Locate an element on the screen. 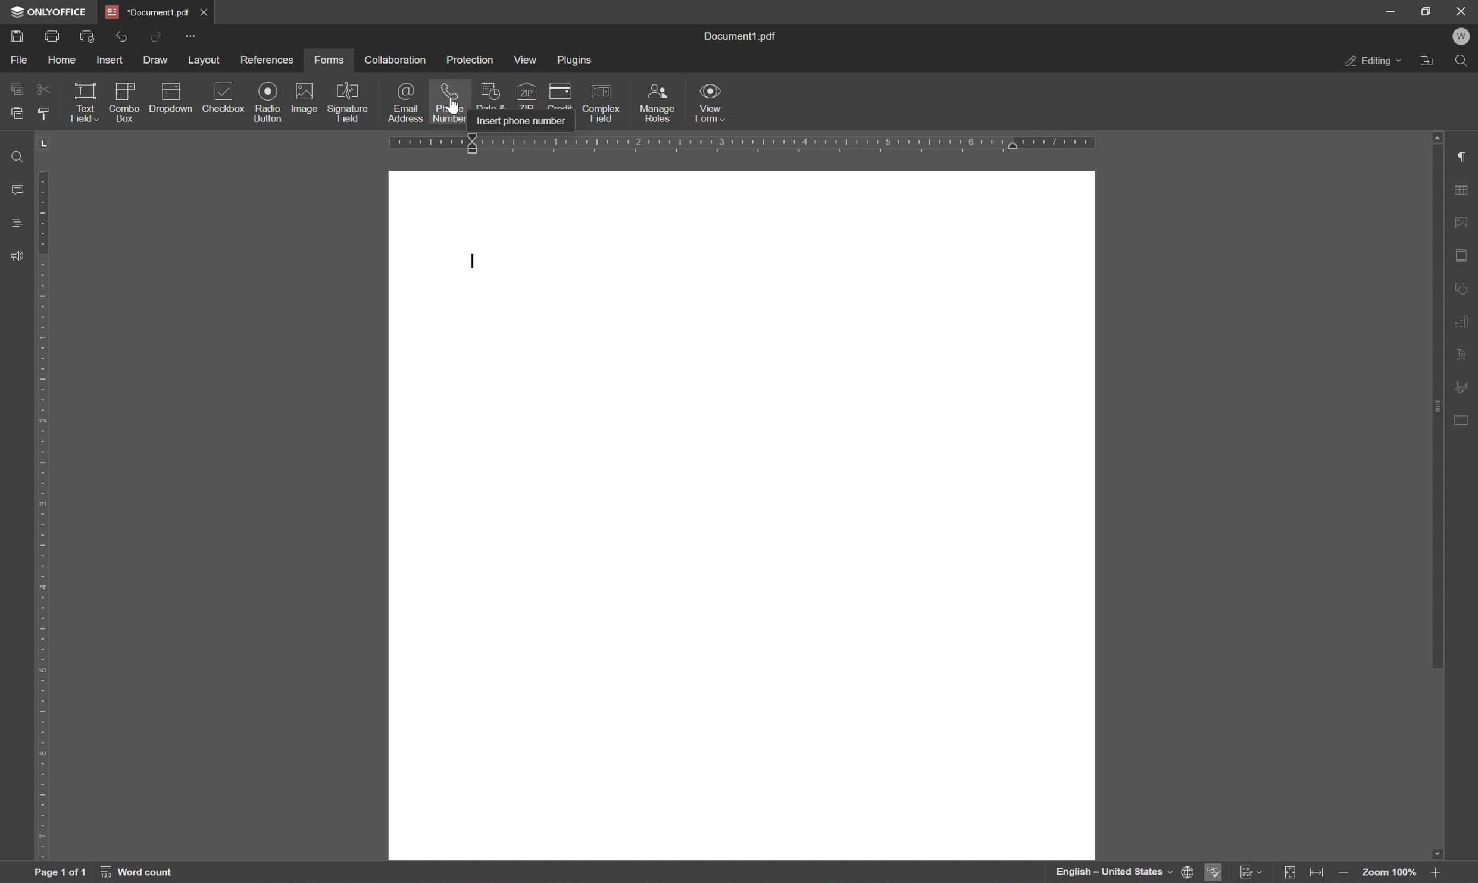 The image size is (1478, 883). customize quick access toolbar is located at coordinates (189, 35).